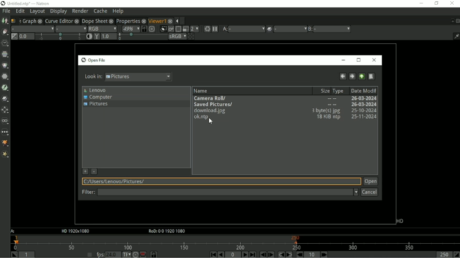  Describe the element at coordinates (324, 254) in the screenshot. I see `Next increment` at that location.